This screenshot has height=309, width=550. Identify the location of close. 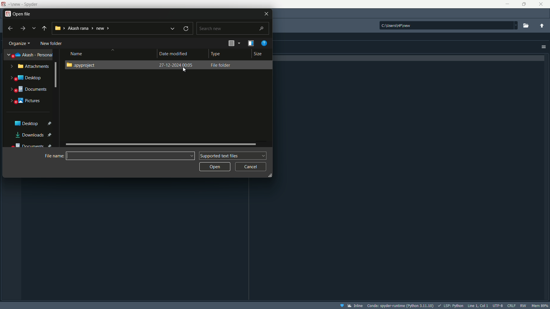
(266, 13).